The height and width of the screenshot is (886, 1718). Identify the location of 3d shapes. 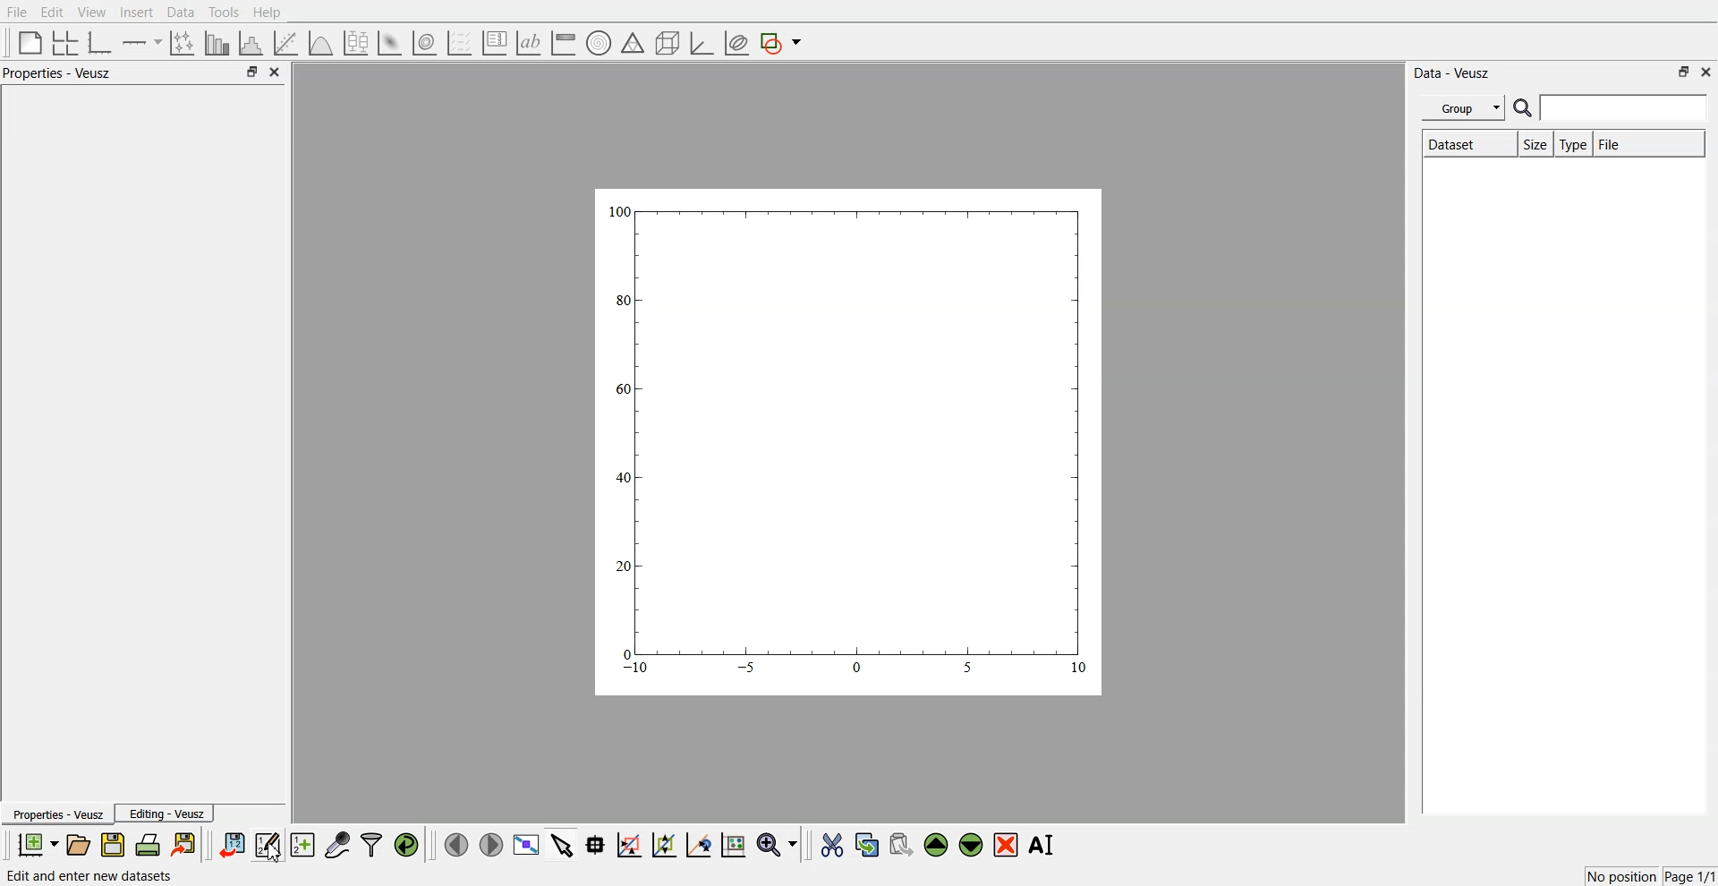
(664, 43).